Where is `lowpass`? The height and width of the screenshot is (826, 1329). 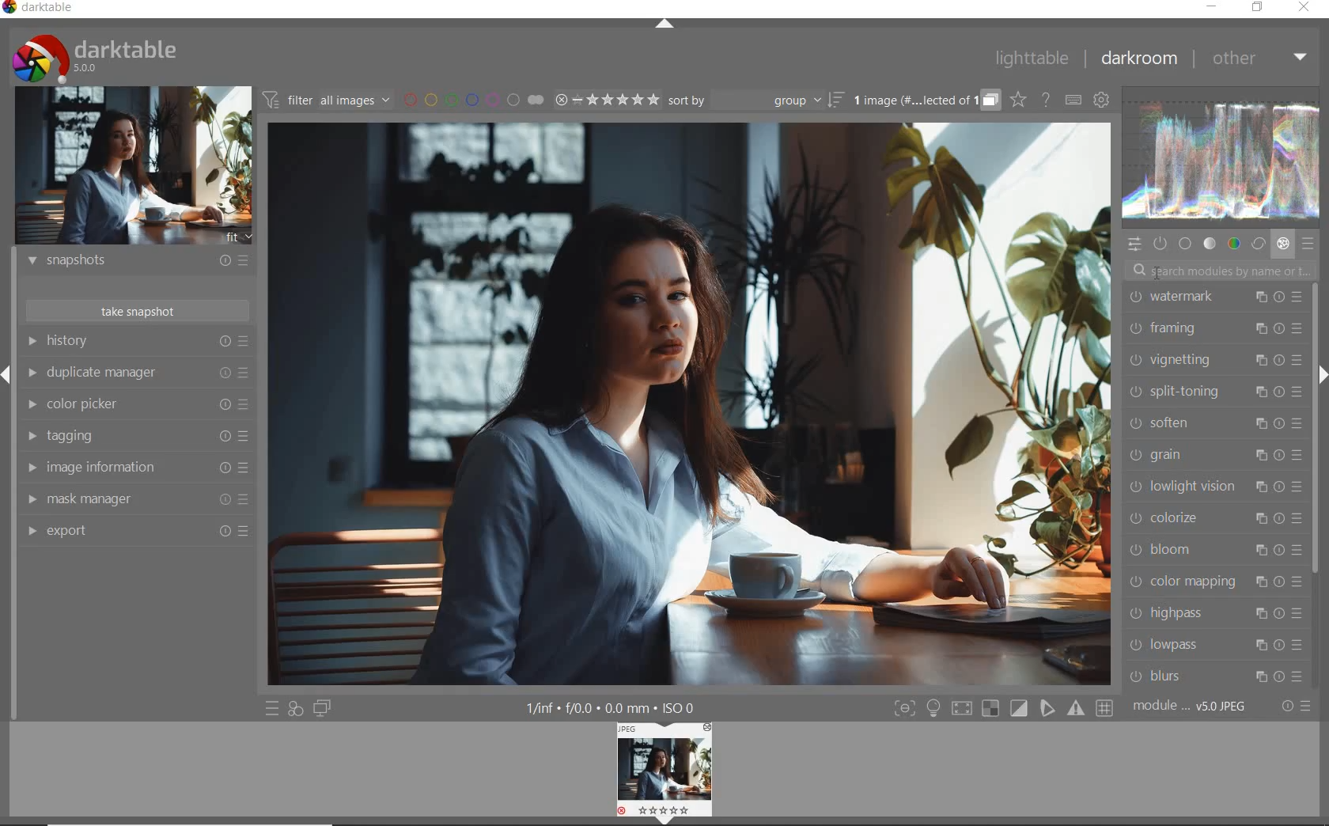
lowpass is located at coordinates (1219, 644).